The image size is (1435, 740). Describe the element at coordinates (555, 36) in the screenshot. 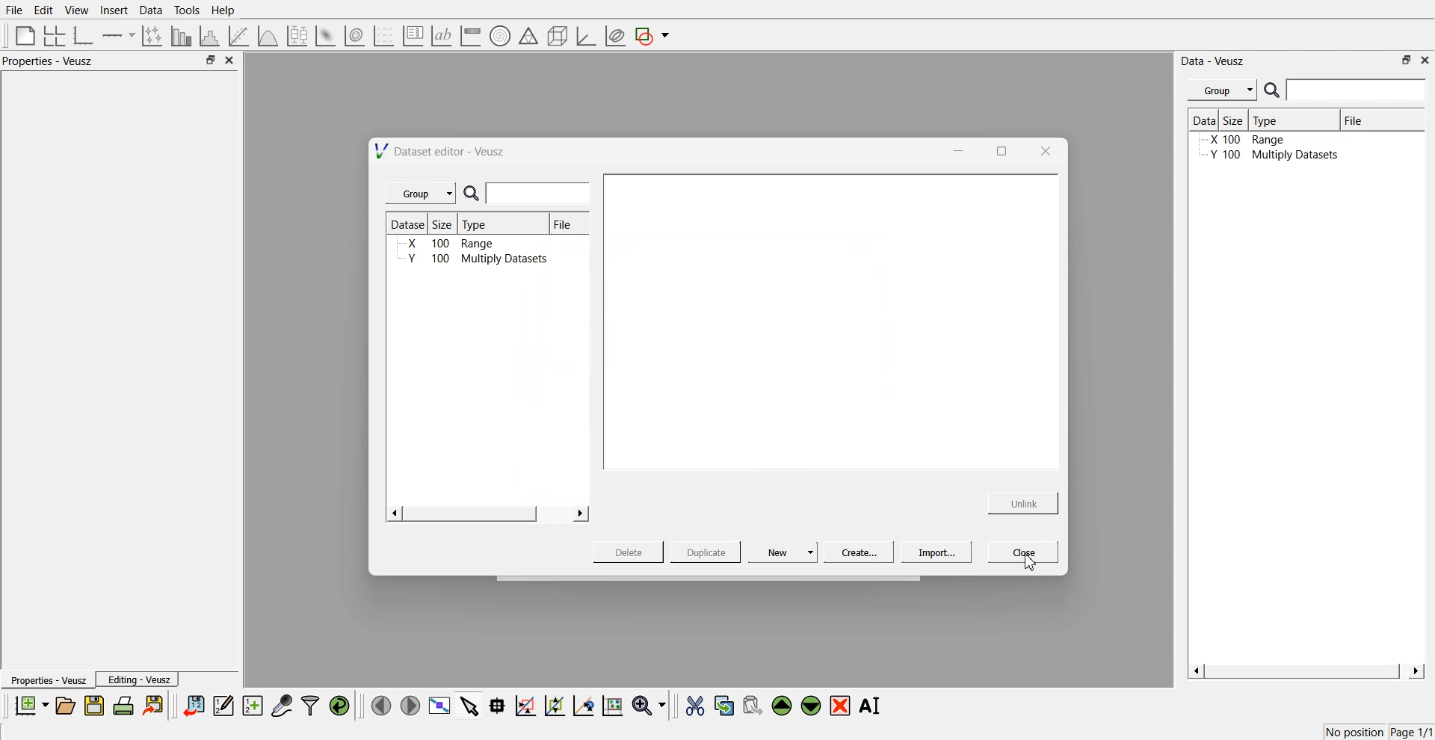

I see `3d shapes` at that location.